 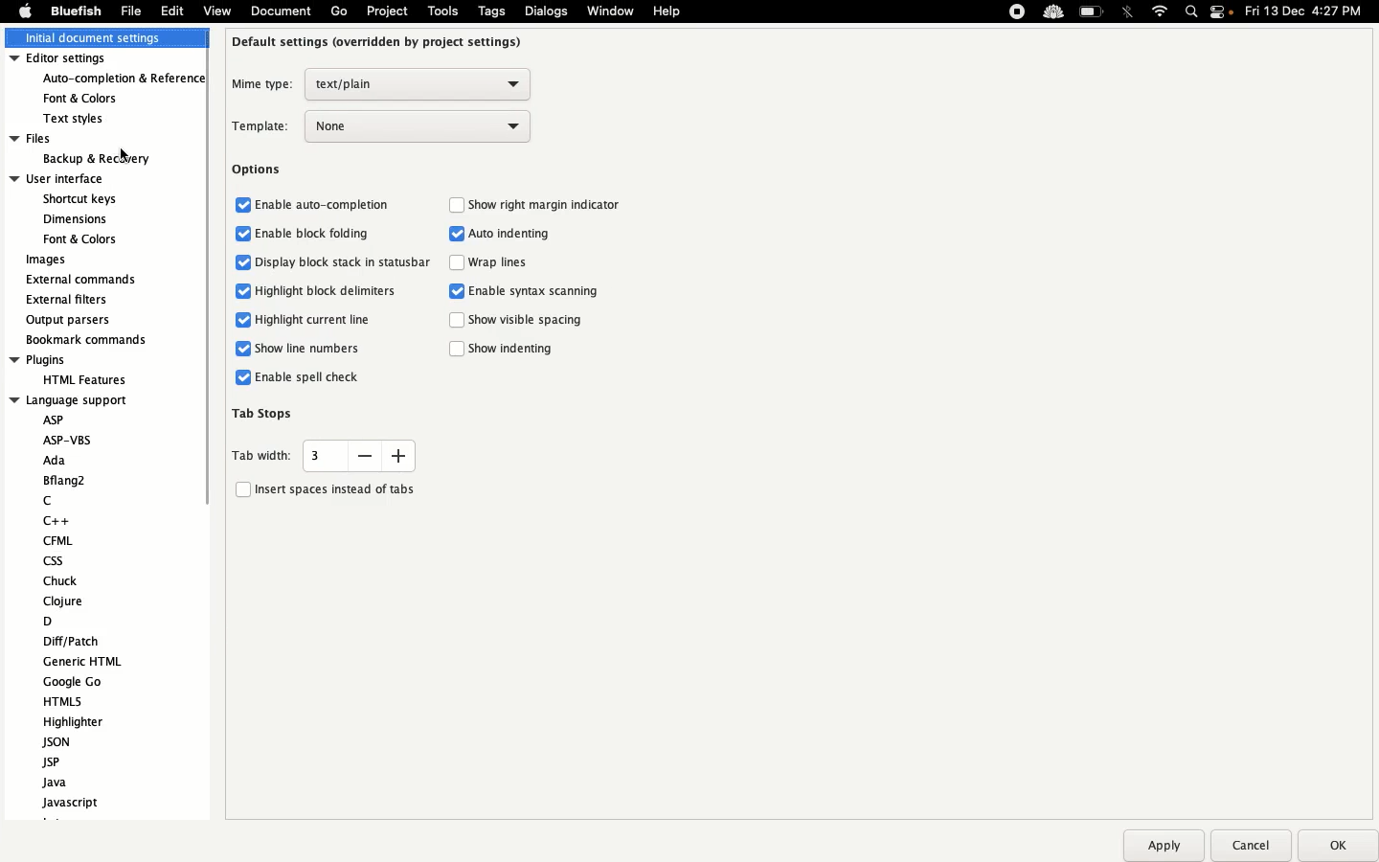 What do you see at coordinates (491, 263) in the screenshot?
I see `Wrap lines` at bounding box center [491, 263].